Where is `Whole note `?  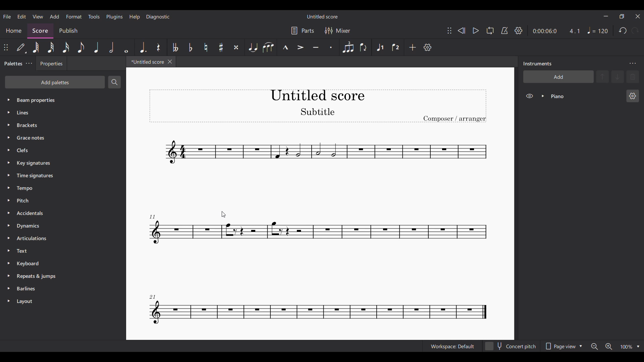
Whole note  is located at coordinates (126, 47).